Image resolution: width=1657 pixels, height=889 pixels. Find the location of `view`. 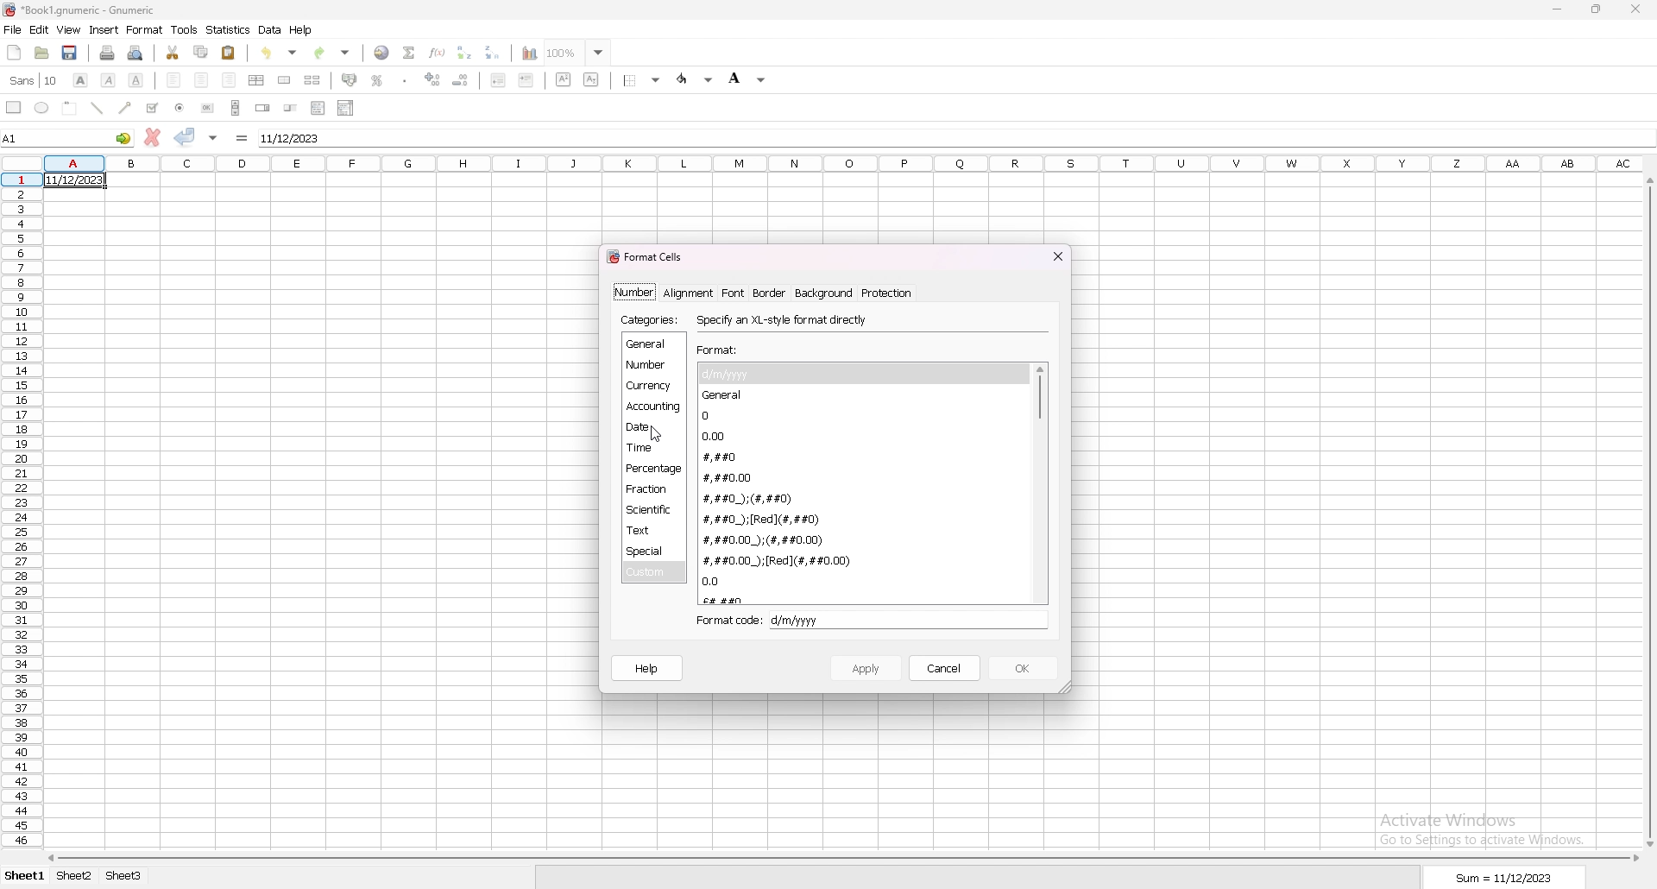

view is located at coordinates (67, 30).